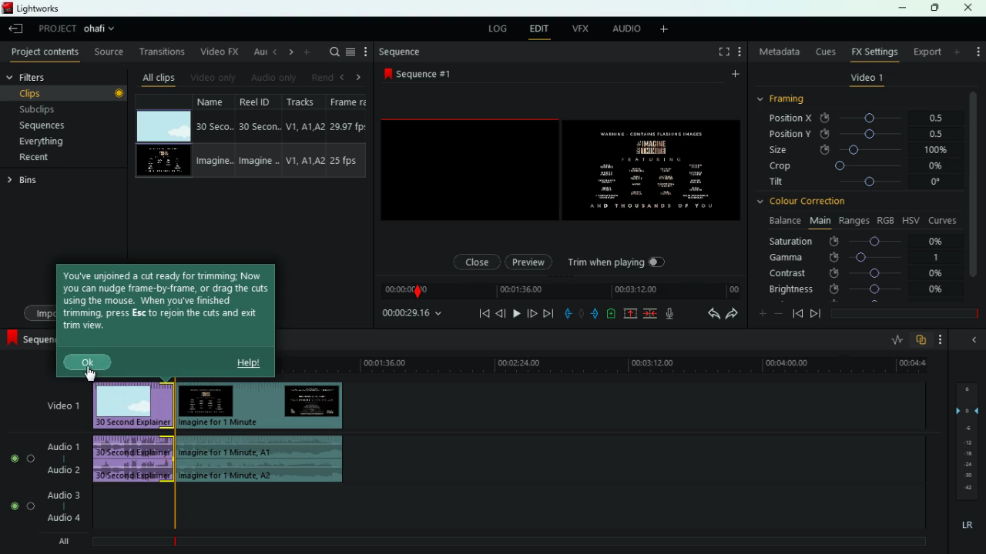 Image resolution: width=986 pixels, height=554 pixels. What do you see at coordinates (92, 375) in the screenshot?
I see `cursor` at bounding box center [92, 375].